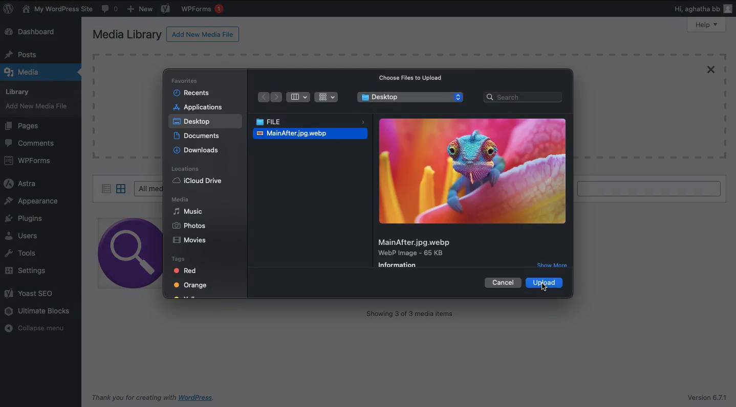 The height and width of the screenshot is (407, 736). What do you see at coordinates (181, 199) in the screenshot?
I see `Media` at bounding box center [181, 199].